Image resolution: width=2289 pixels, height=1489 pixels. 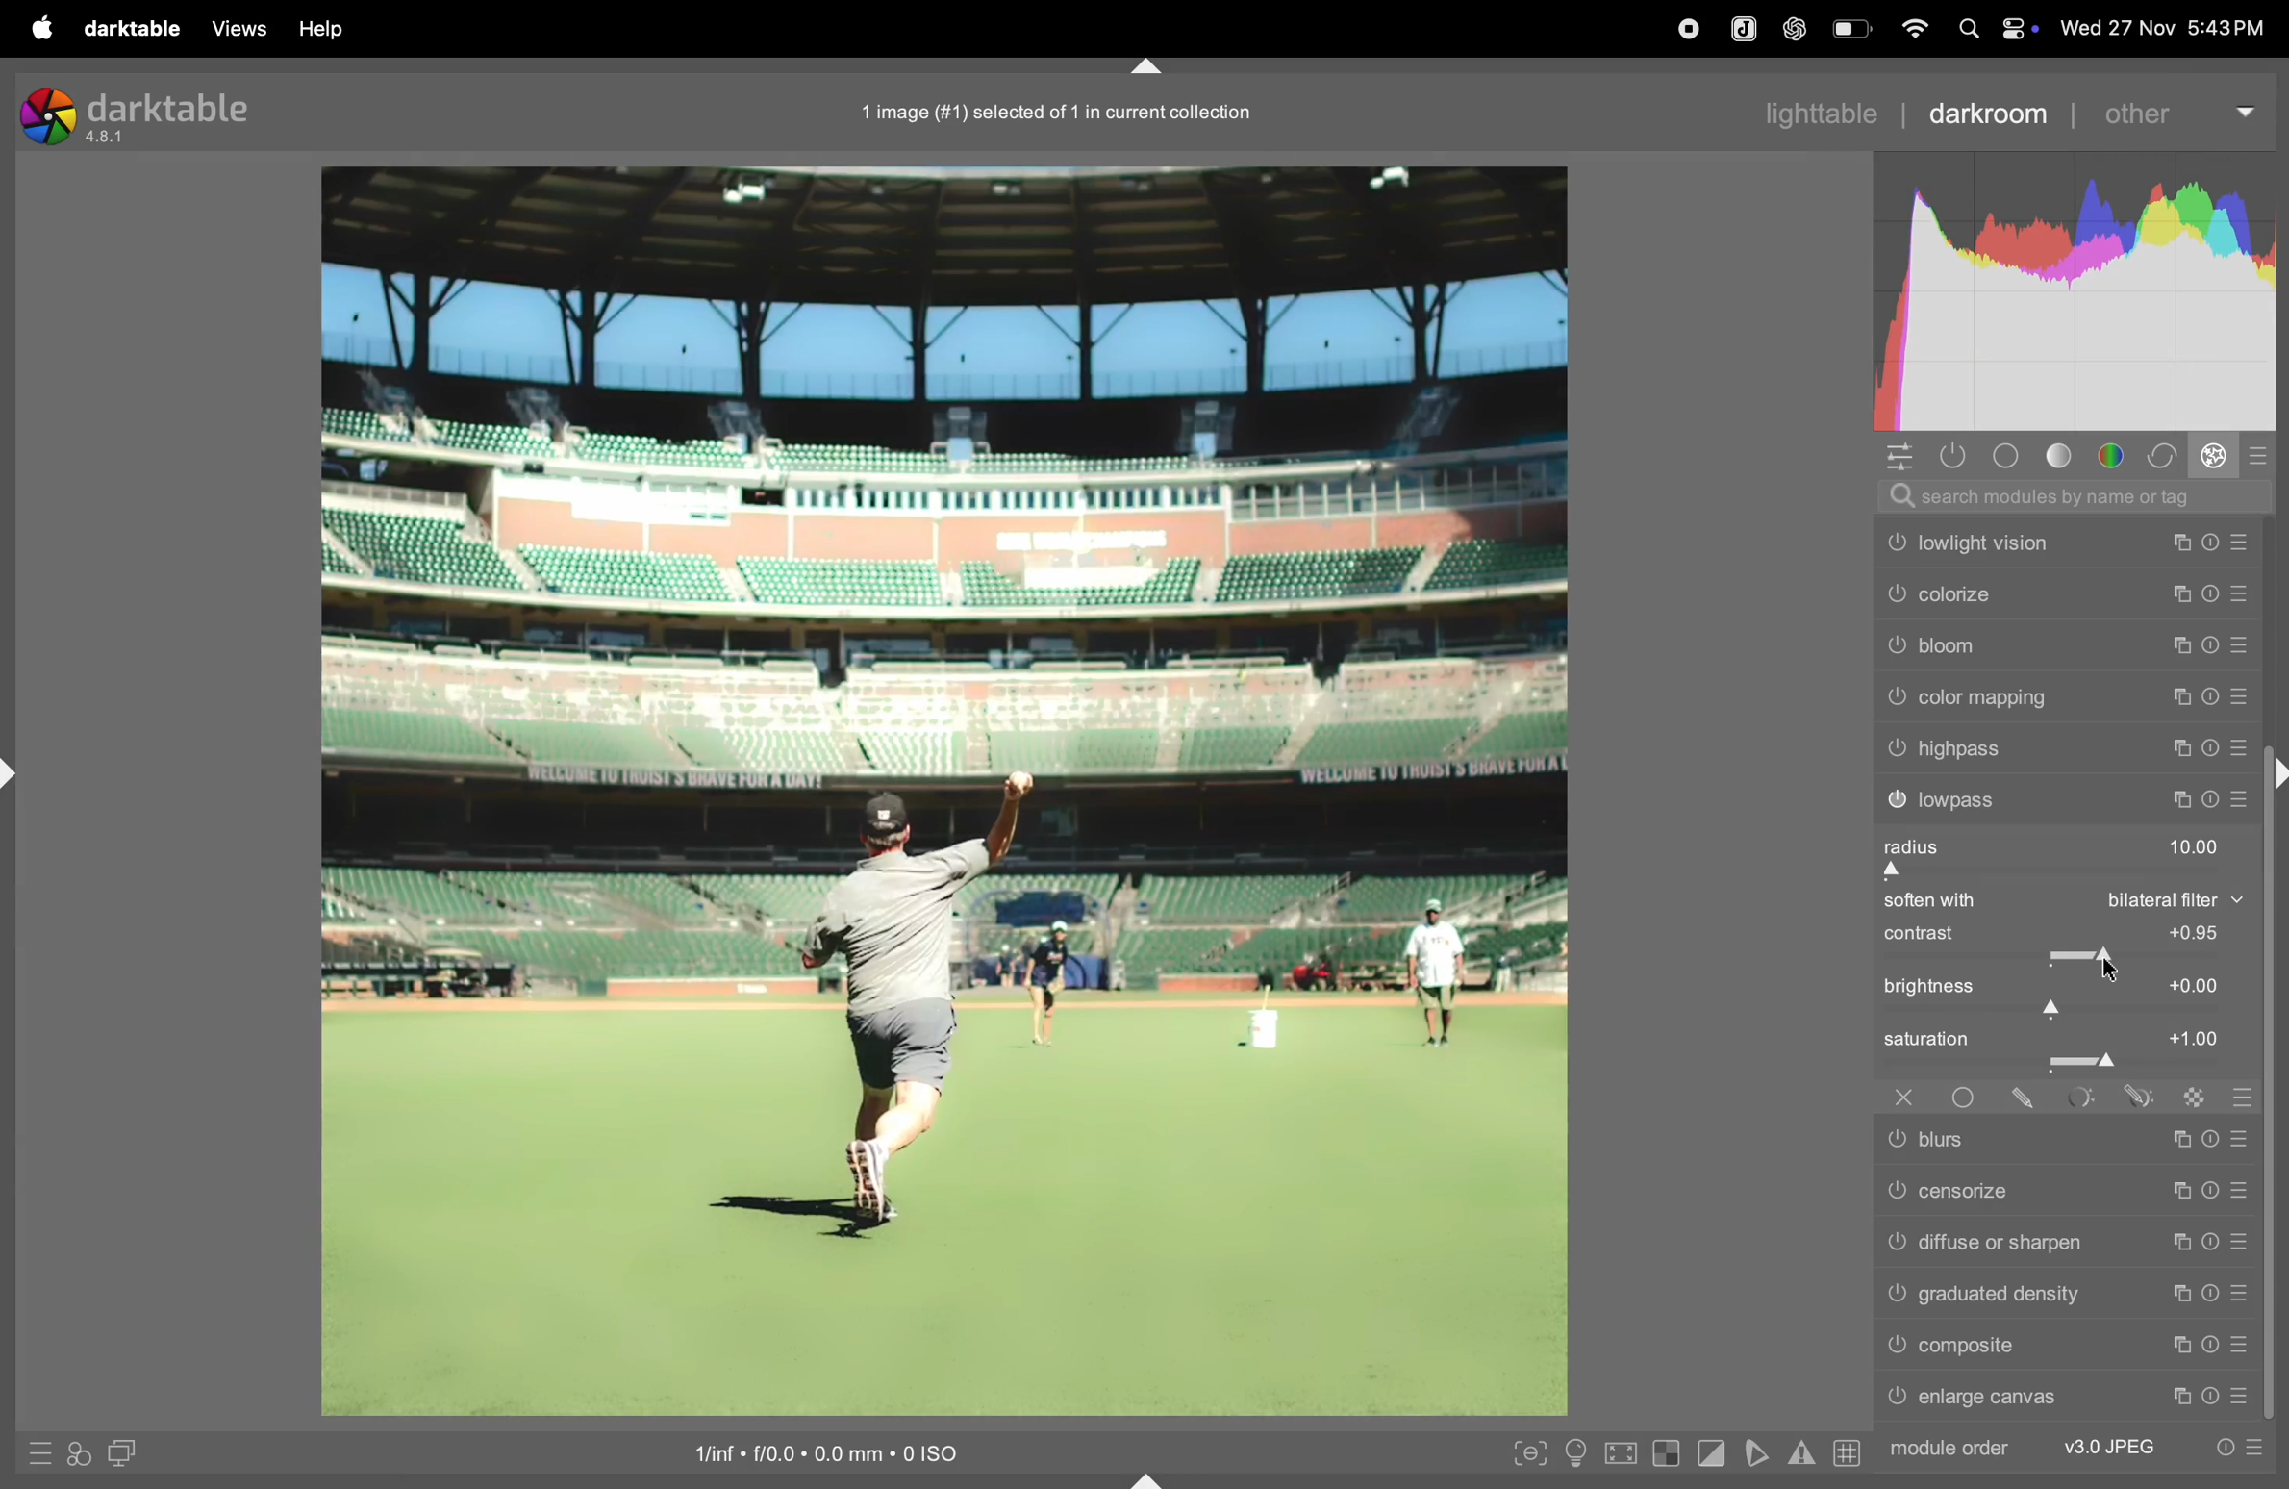 I want to click on low light vision, so click(x=2066, y=543).